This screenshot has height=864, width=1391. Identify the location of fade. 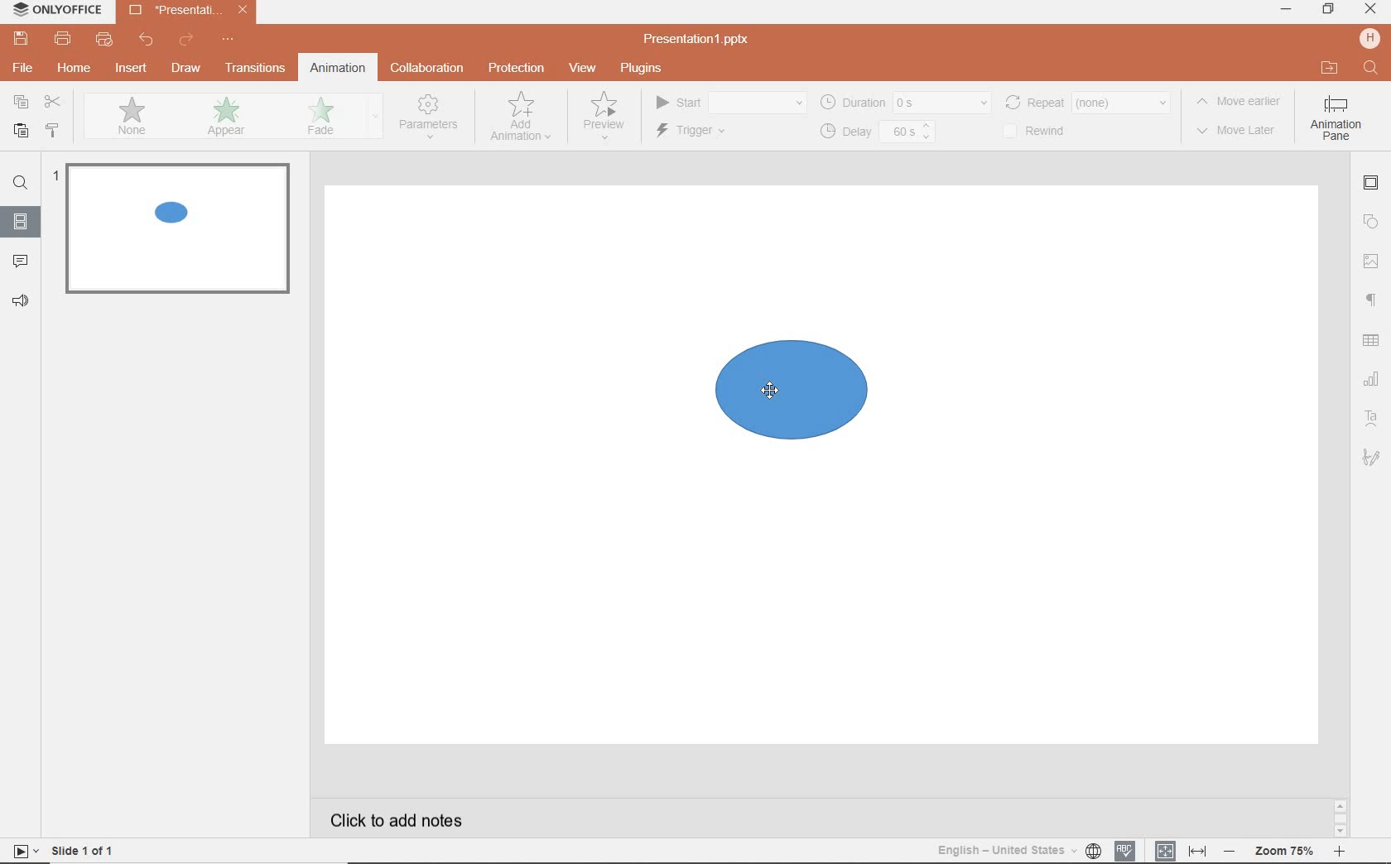
(330, 118).